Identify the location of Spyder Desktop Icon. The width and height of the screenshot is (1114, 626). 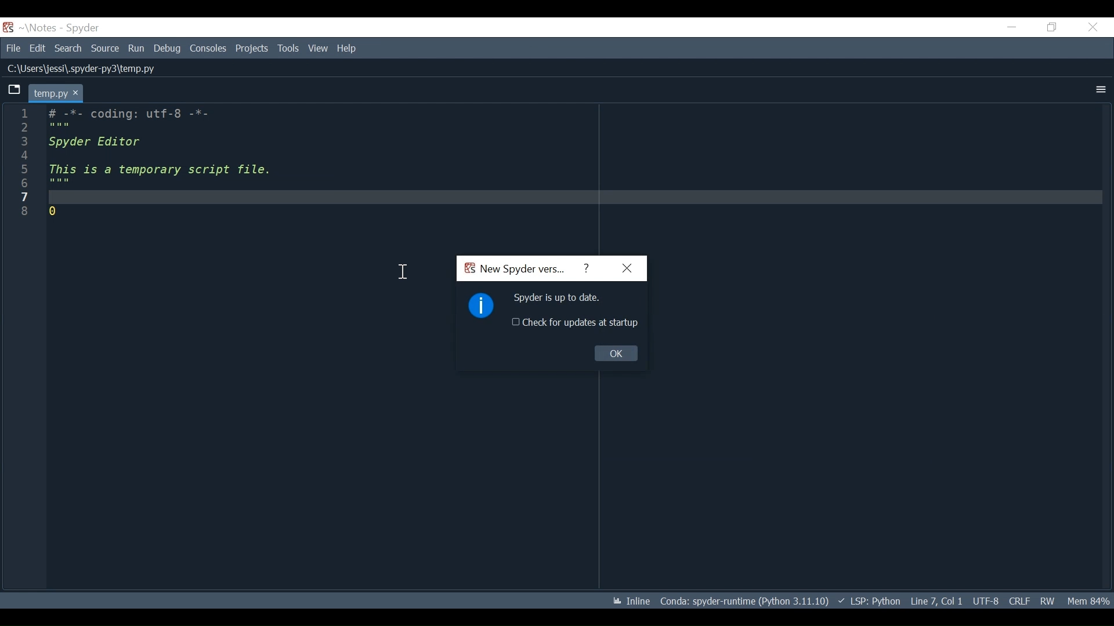
(470, 267).